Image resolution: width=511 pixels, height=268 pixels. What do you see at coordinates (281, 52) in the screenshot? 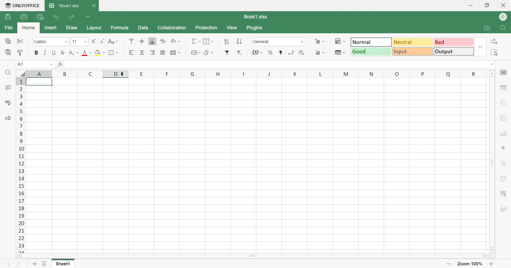
I see `Comma style` at bounding box center [281, 52].